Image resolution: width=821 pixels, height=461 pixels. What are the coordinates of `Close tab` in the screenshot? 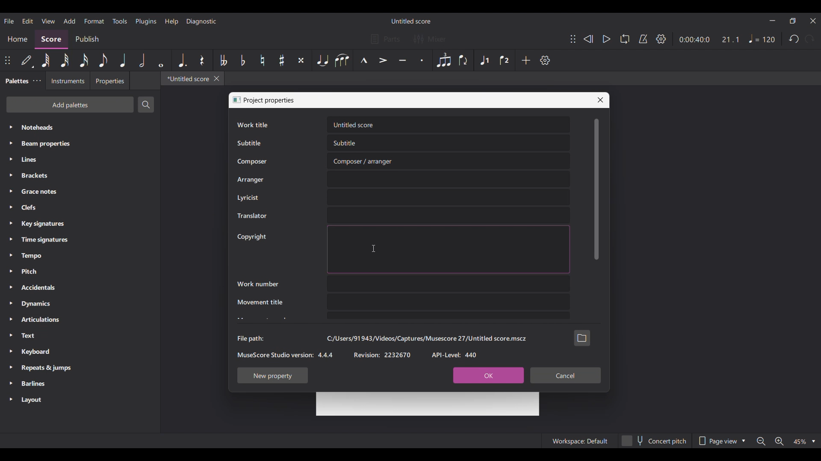 It's located at (217, 79).